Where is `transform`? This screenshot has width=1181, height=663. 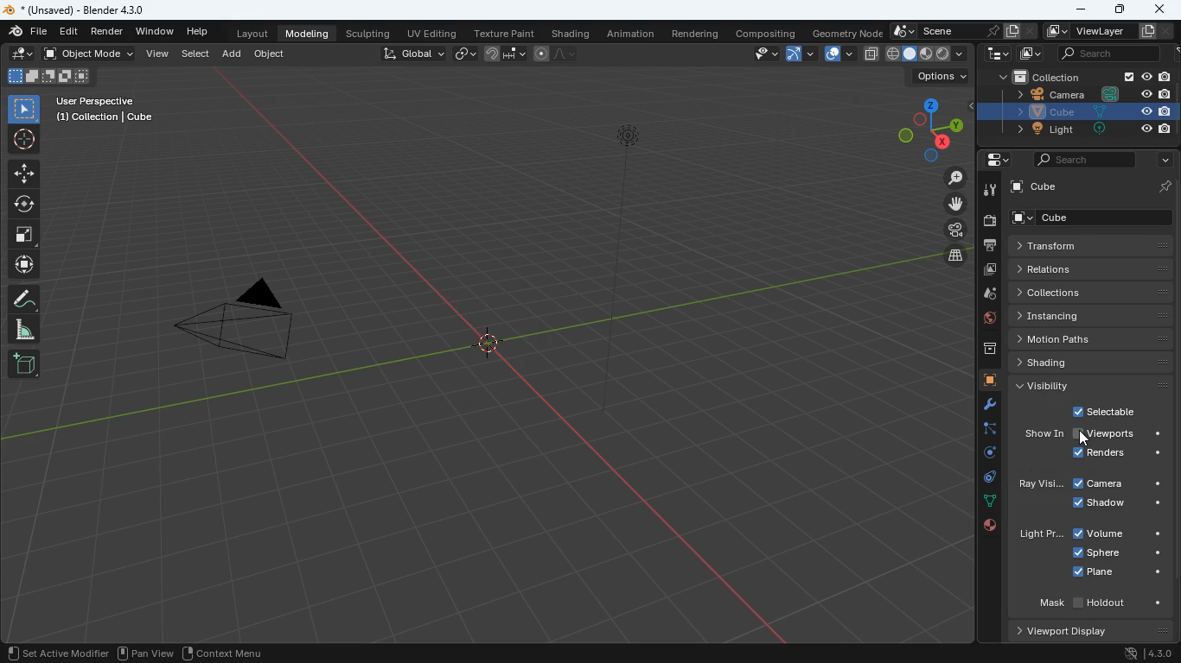 transform is located at coordinates (1086, 245).